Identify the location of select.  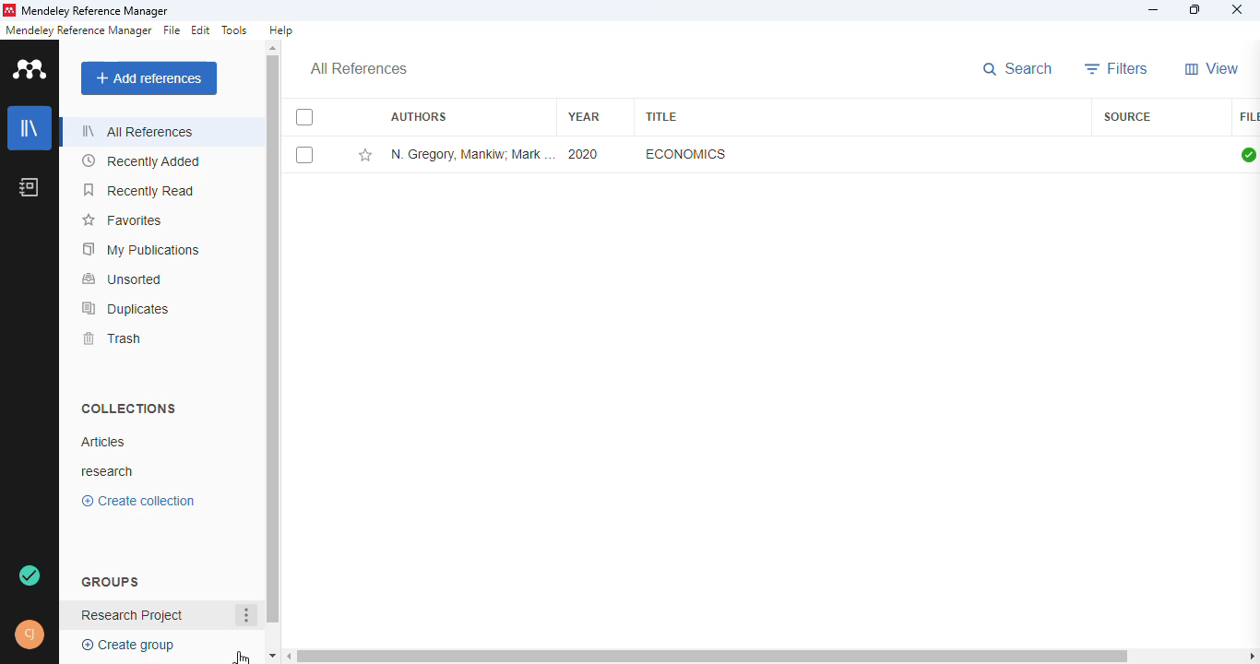
(305, 117).